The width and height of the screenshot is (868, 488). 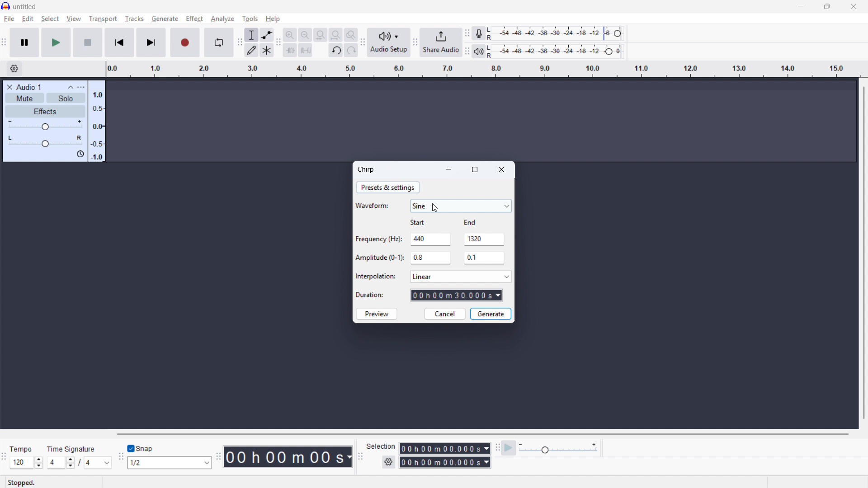 What do you see at coordinates (390, 42) in the screenshot?
I see `Audio setup ` at bounding box center [390, 42].